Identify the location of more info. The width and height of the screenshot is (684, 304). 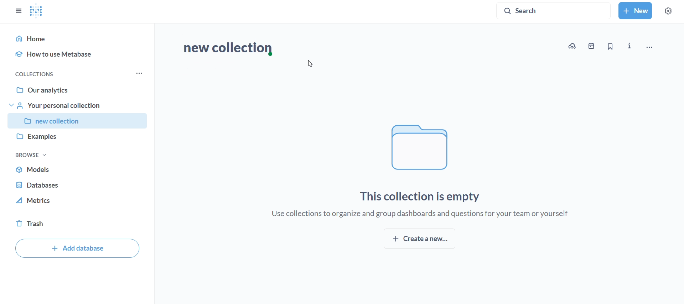
(631, 46).